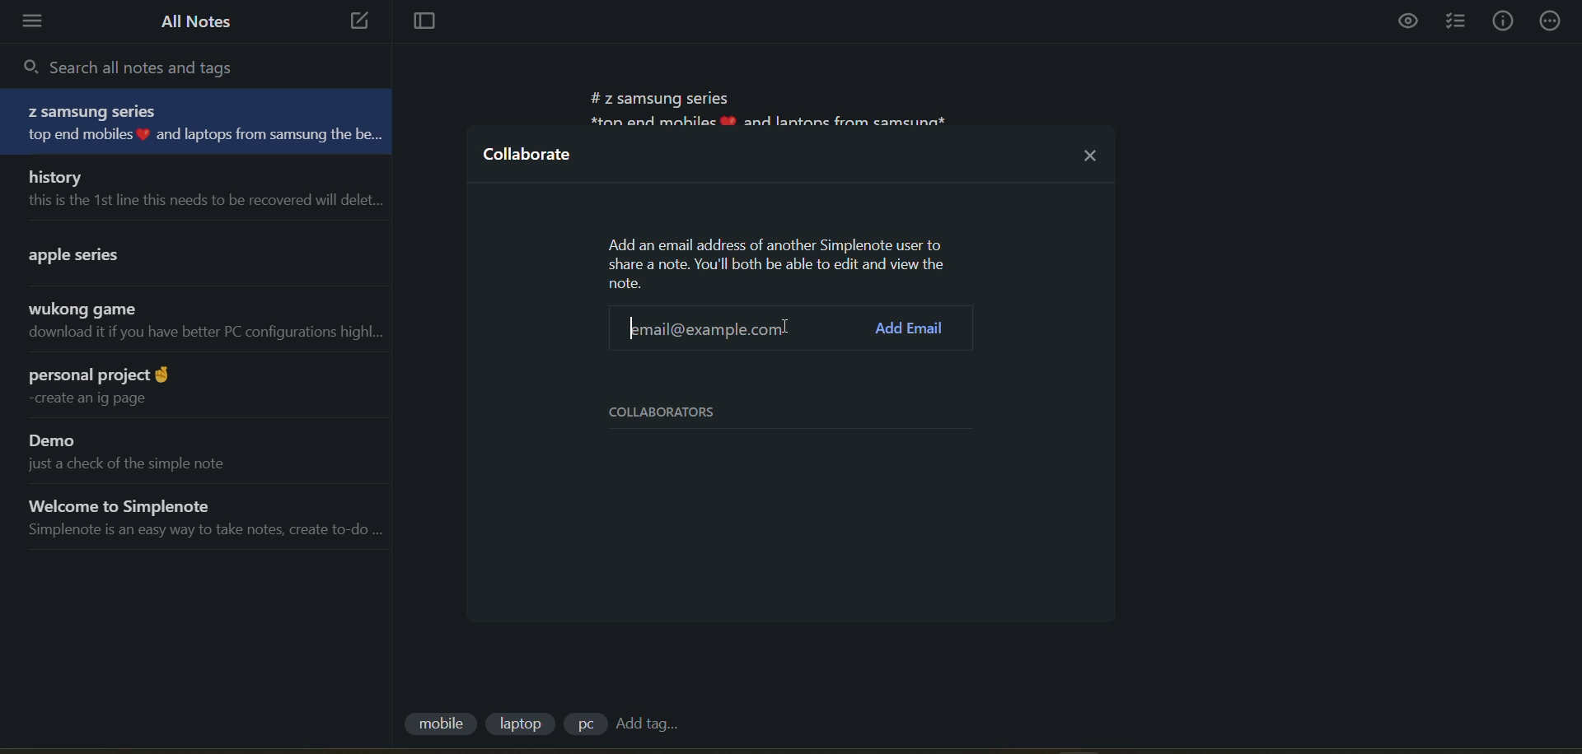 The image size is (1582, 754). What do you see at coordinates (198, 385) in the screenshot?
I see `note title and preview` at bounding box center [198, 385].